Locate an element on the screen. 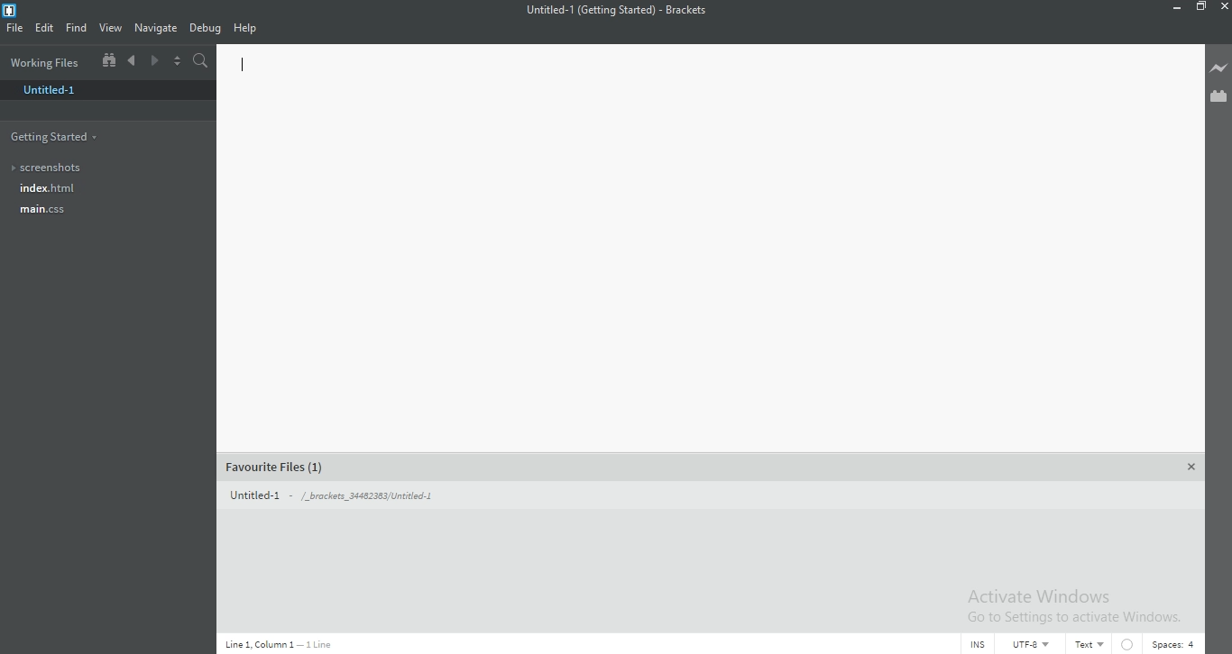 This screenshot has width=1232, height=654. Help is located at coordinates (248, 30).